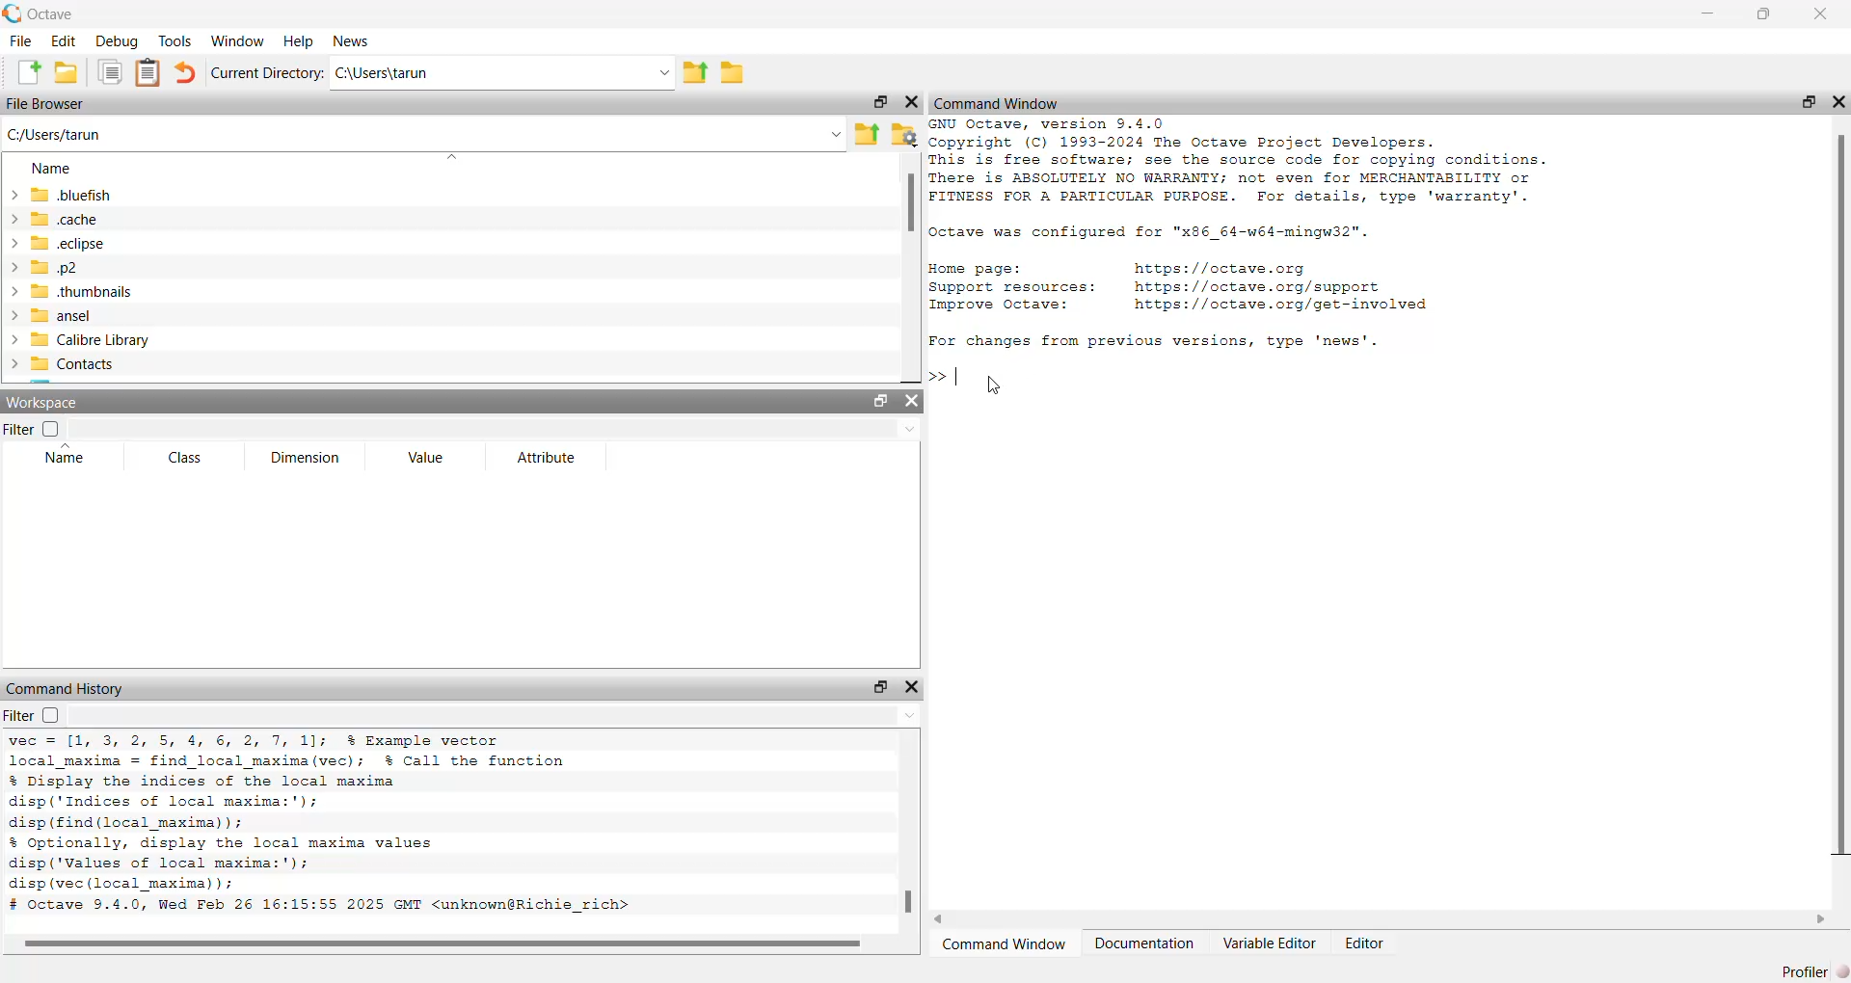  What do you see at coordinates (33, 717) in the screenshot?
I see `Filter` at bounding box center [33, 717].